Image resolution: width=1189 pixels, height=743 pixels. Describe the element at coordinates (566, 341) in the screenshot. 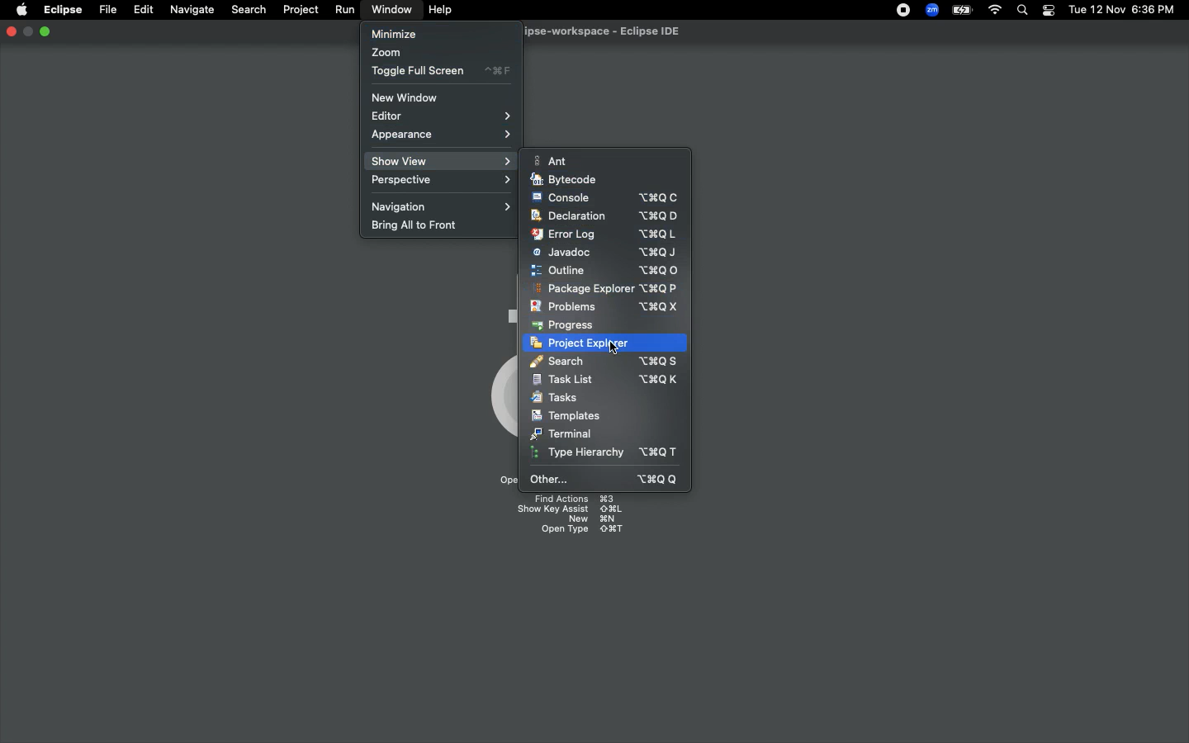

I see `Project explorer` at that location.